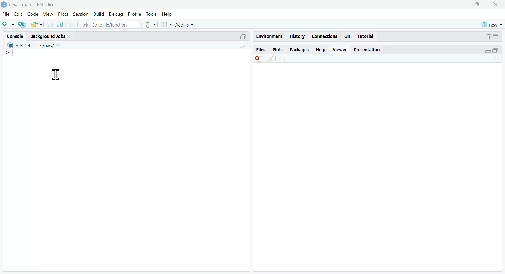 The width and height of the screenshot is (505, 274). What do you see at coordinates (496, 50) in the screenshot?
I see `maximize` at bounding box center [496, 50].